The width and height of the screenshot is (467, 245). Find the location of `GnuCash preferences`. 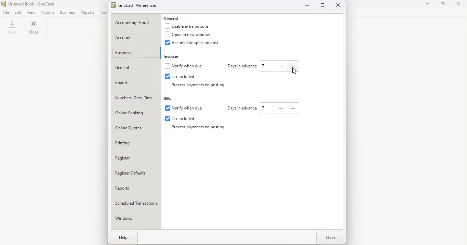

GnuCash preferences is located at coordinates (136, 5).